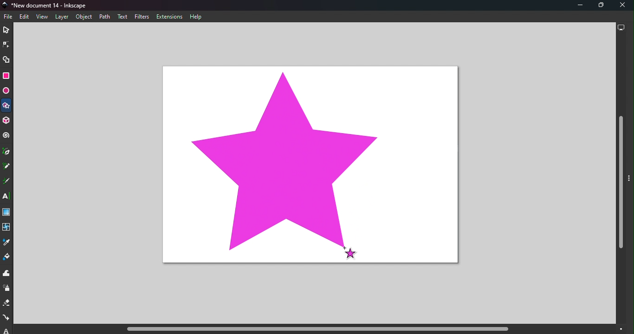  Describe the element at coordinates (48, 5) in the screenshot. I see `Document name` at that location.